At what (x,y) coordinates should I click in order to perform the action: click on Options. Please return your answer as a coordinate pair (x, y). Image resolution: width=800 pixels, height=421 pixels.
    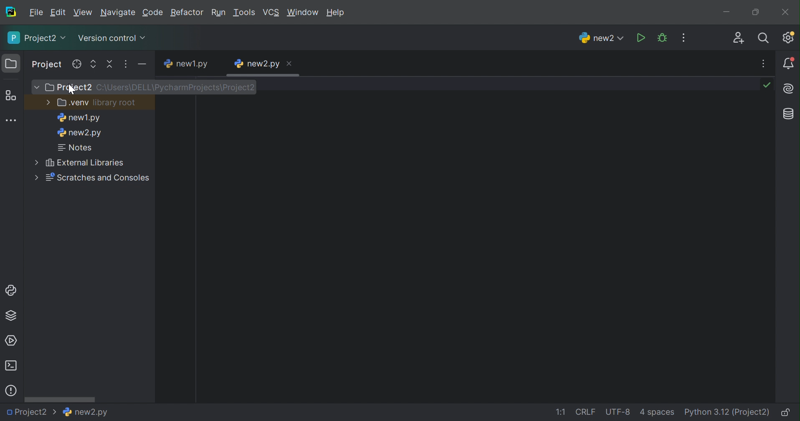
    Looking at the image, I should click on (126, 64).